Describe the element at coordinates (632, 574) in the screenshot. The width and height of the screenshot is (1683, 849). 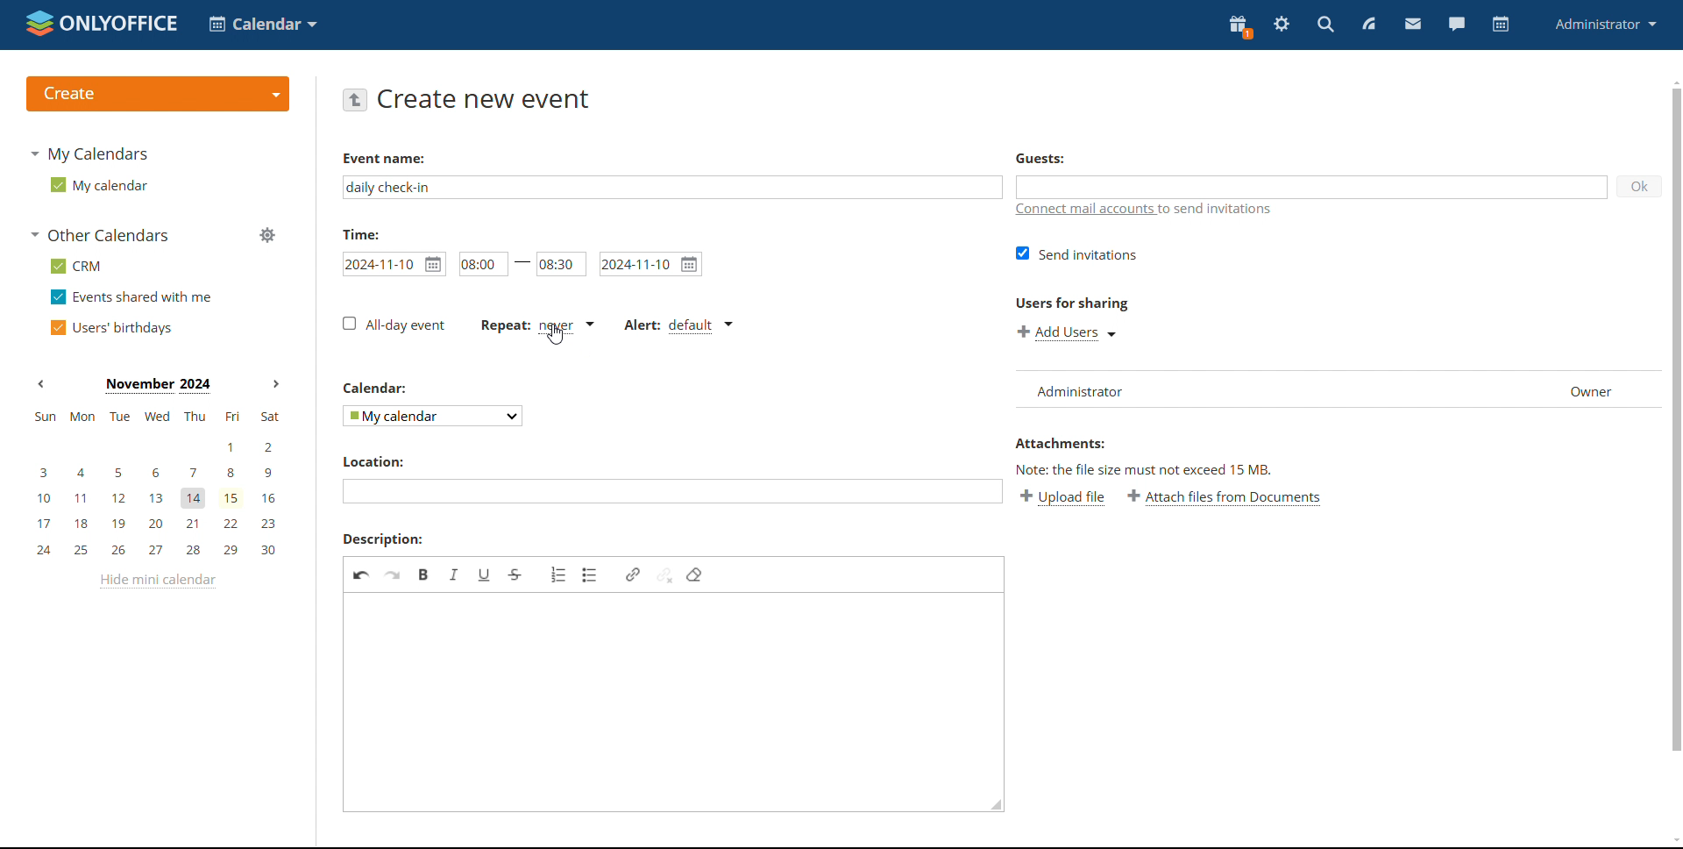
I see `link` at that location.